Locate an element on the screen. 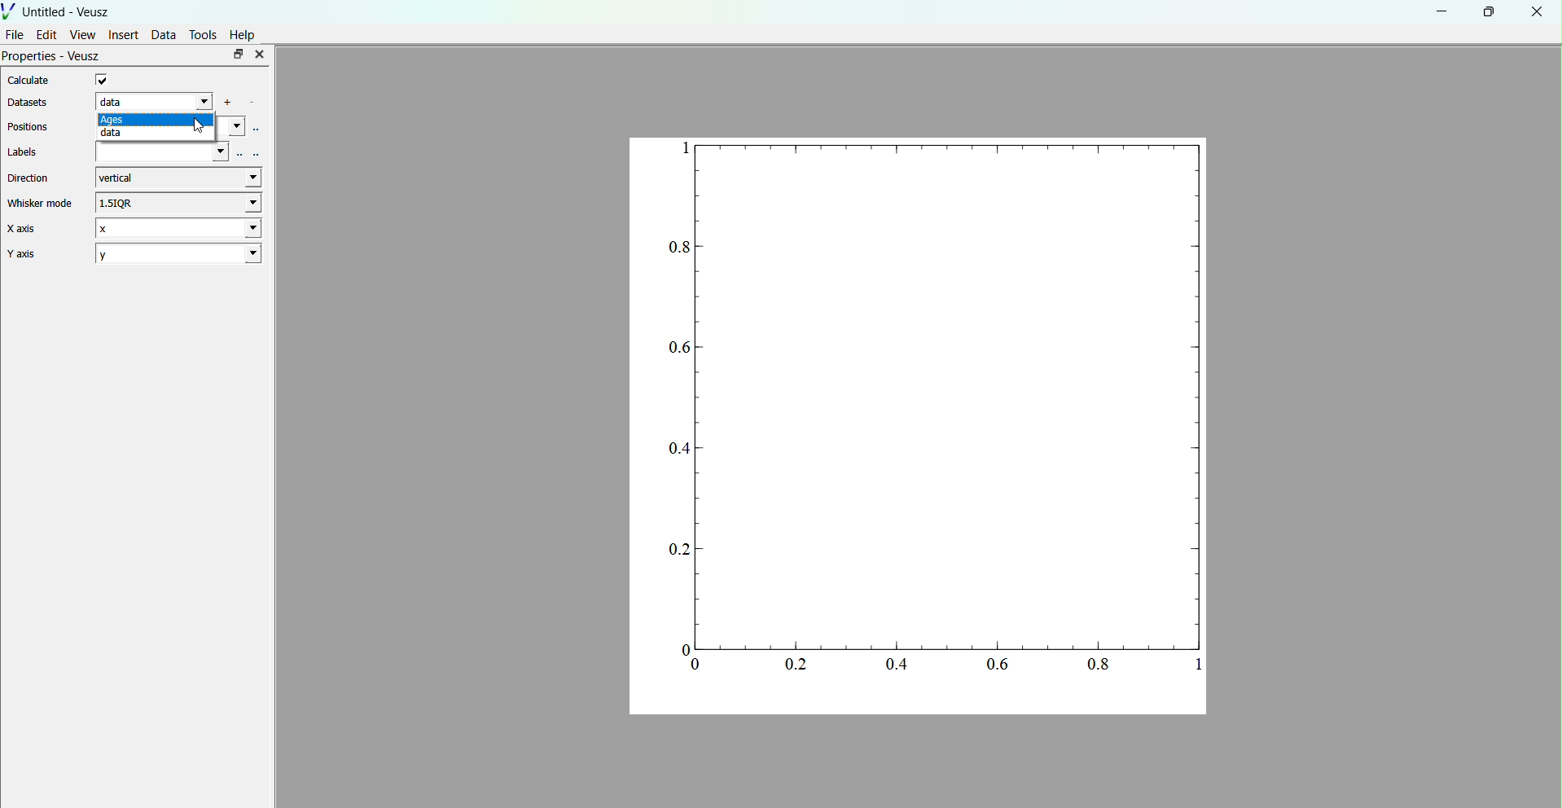  cursor is located at coordinates (200, 126).